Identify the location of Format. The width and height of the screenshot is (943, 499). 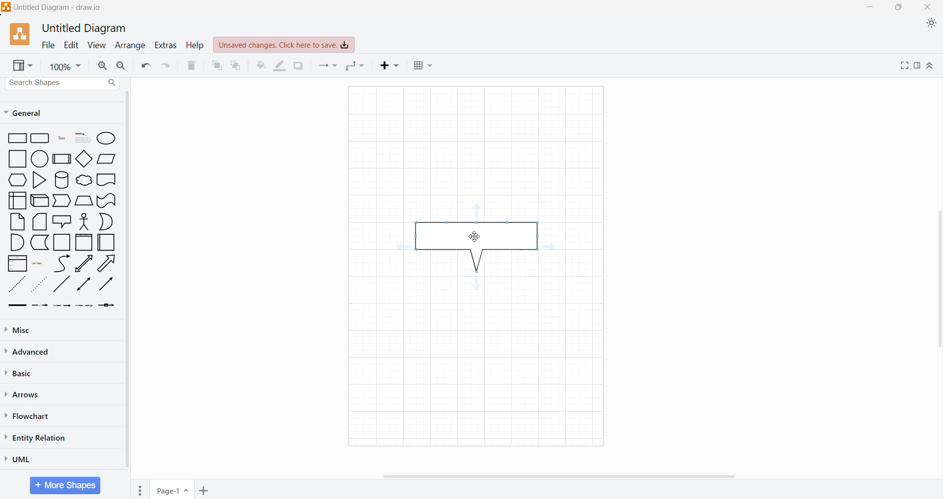
(917, 66).